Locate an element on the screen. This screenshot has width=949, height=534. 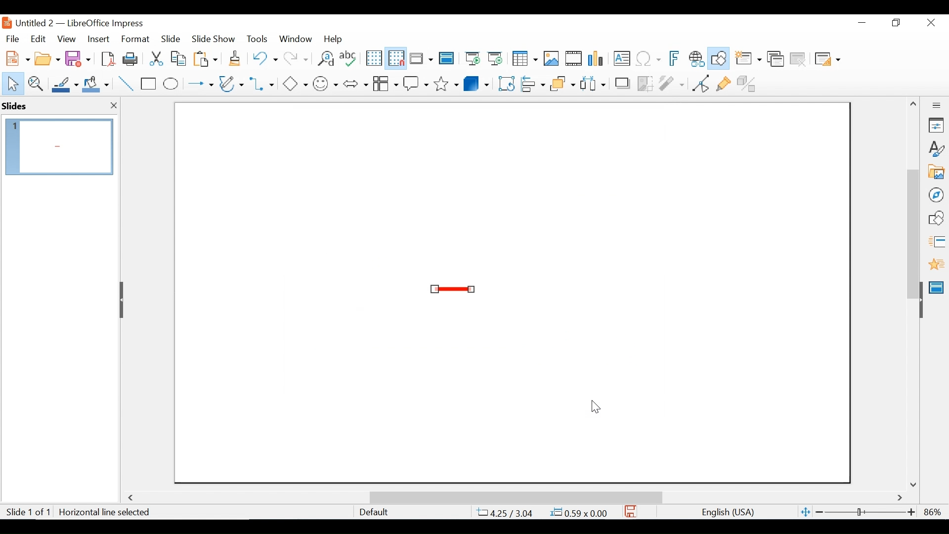
 is located at coordinates (232, 83).